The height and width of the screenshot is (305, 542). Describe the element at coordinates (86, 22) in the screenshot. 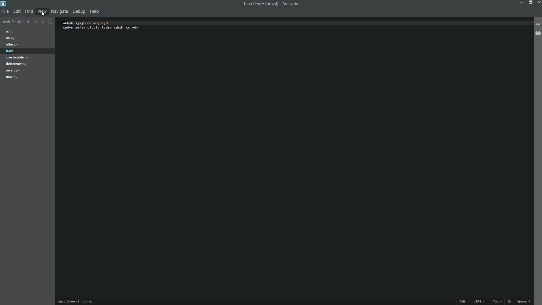

I see `abbsb sjsjhcoc wdjoijd` at that location.